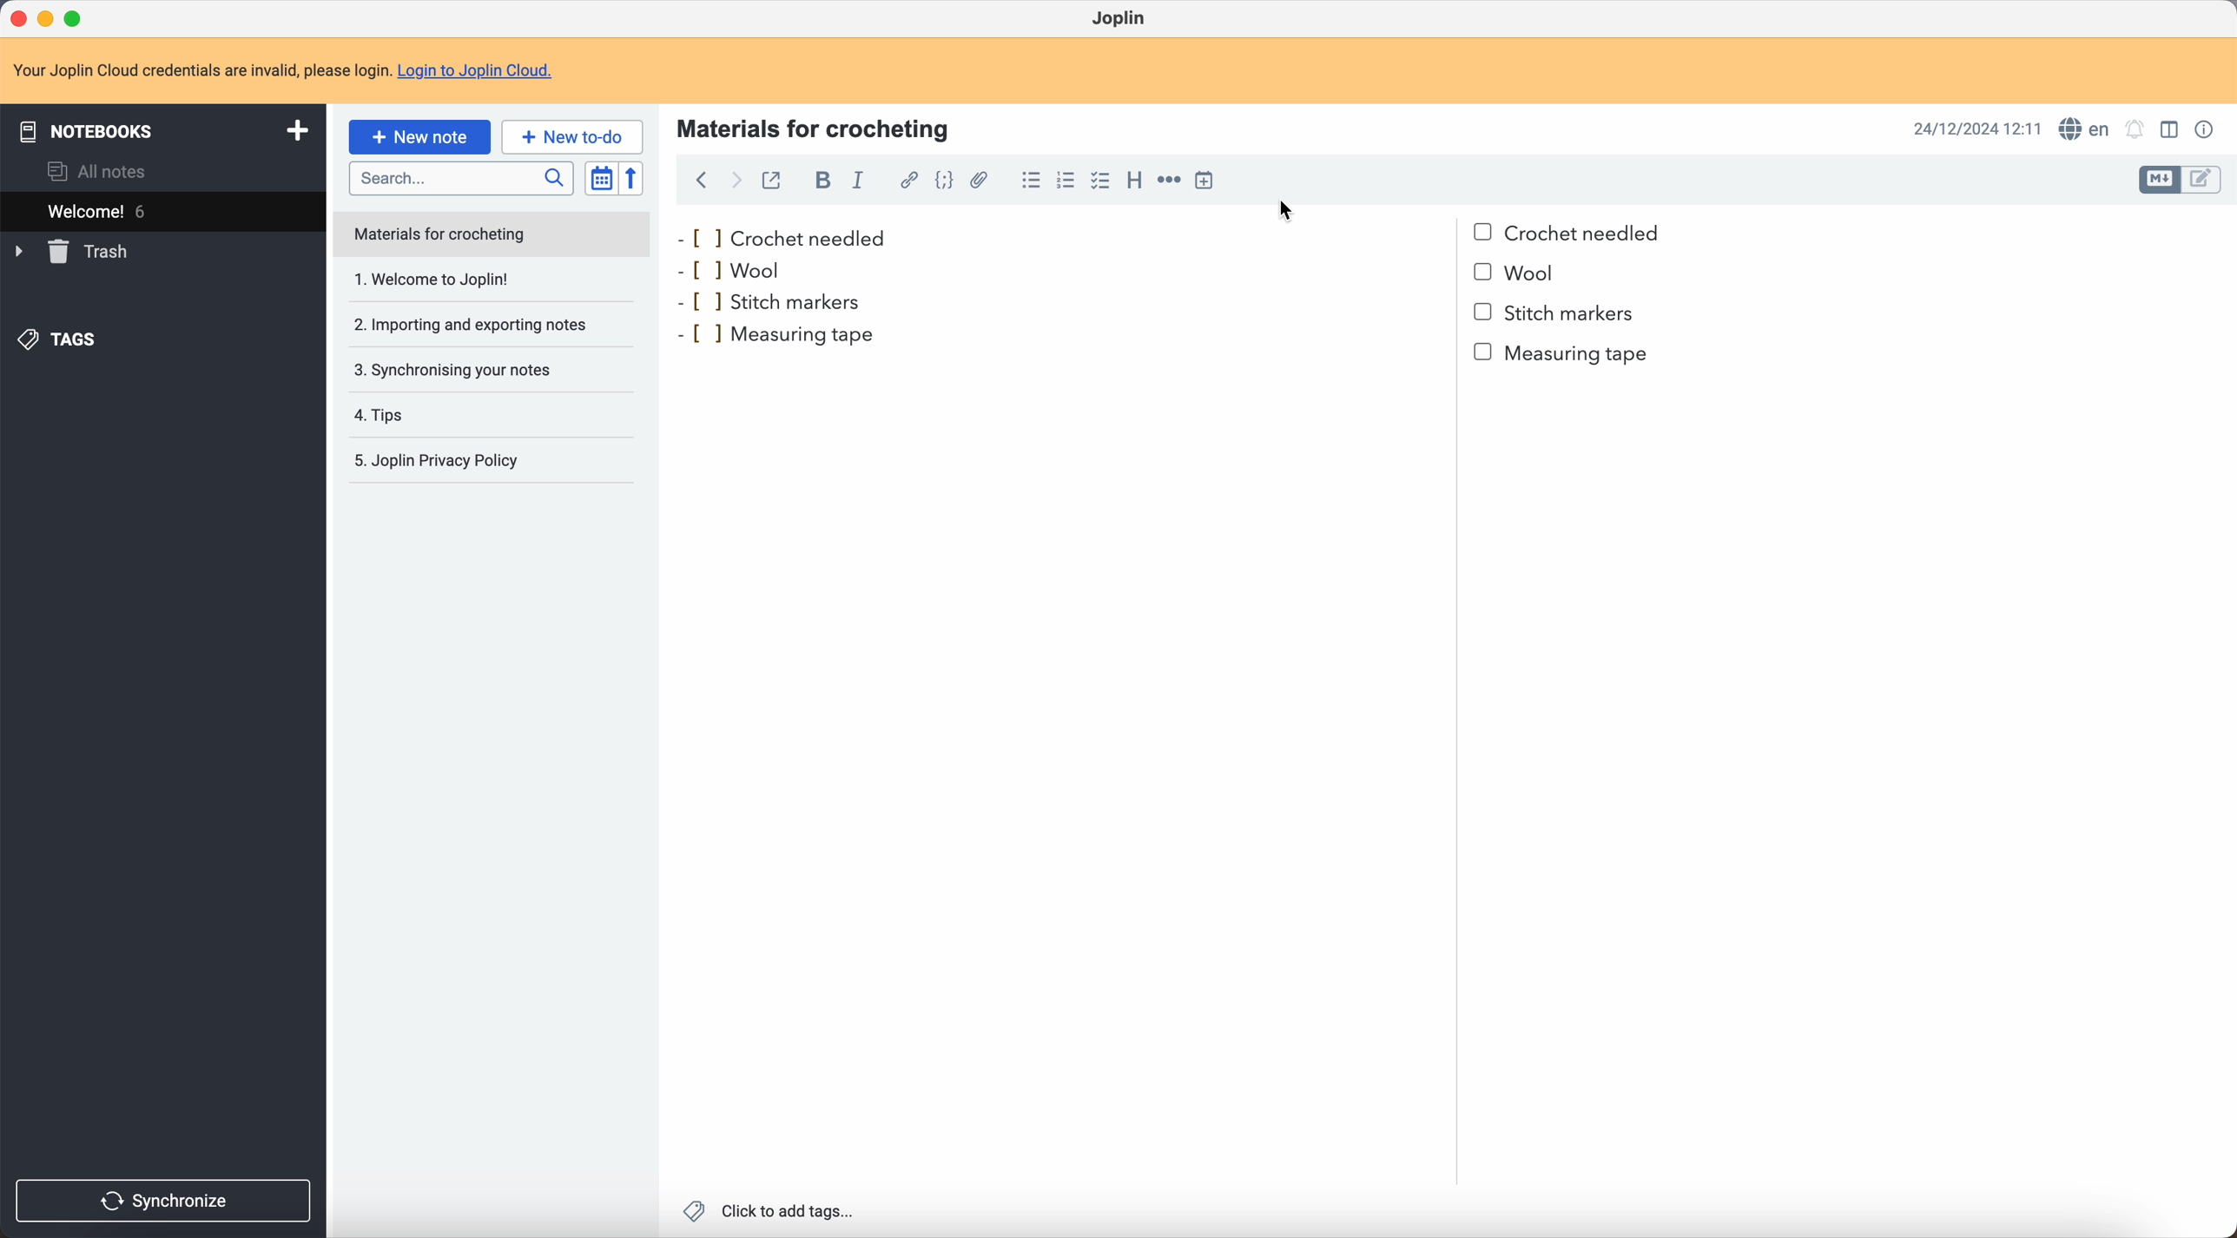  Describe the element at coordinates (421, 136) in the screenshot. I see `click on new note` at that location.